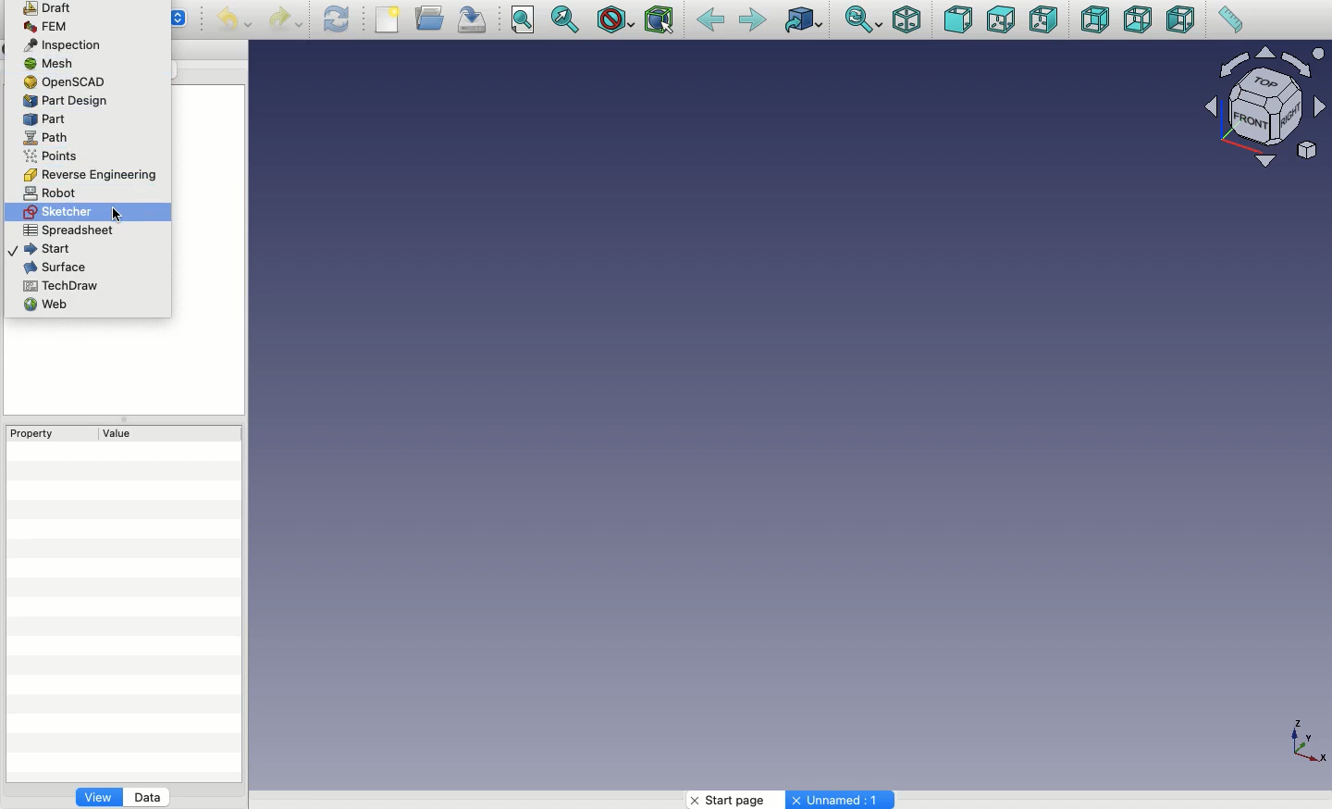  Describe the element at coordinates (863, 19) in the screenshot. I see `Sync view` at that location.